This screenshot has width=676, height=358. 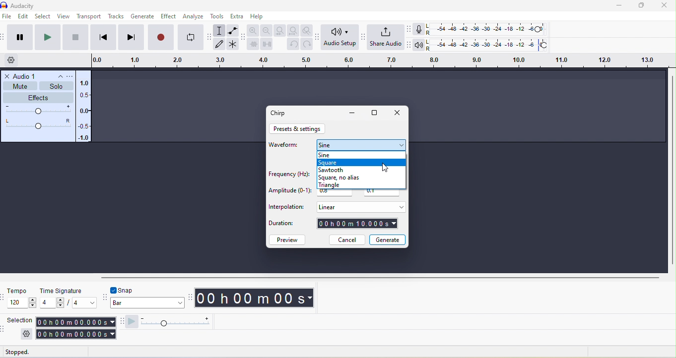 What do you see at coordinates (409, 44) in the screenshot?
I see `audacity playback meter toolbar` at bounding box center [409, 44].